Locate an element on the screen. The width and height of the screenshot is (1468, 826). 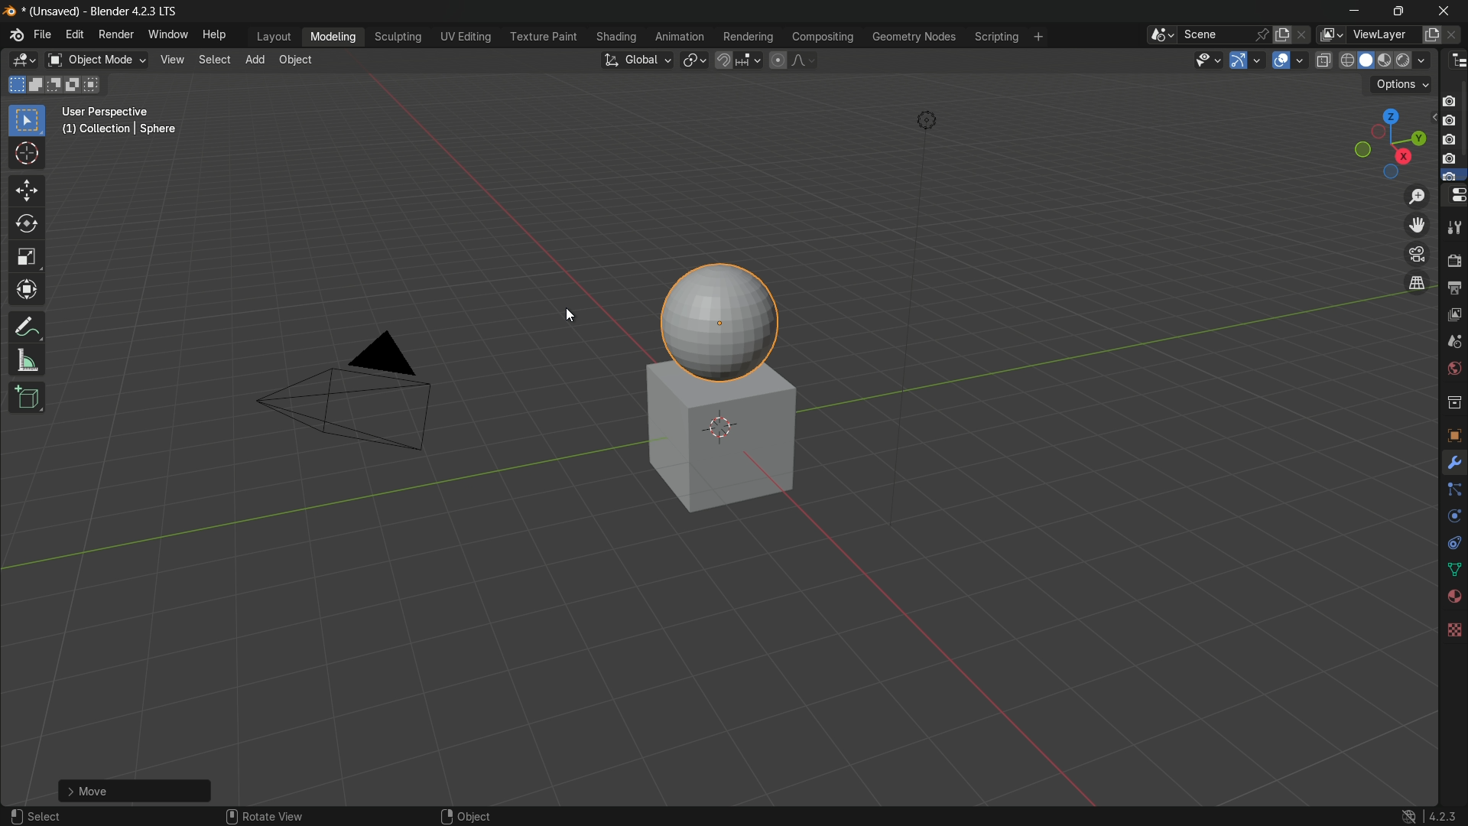
toggle the camera view is located at coordinates (1417, 254).